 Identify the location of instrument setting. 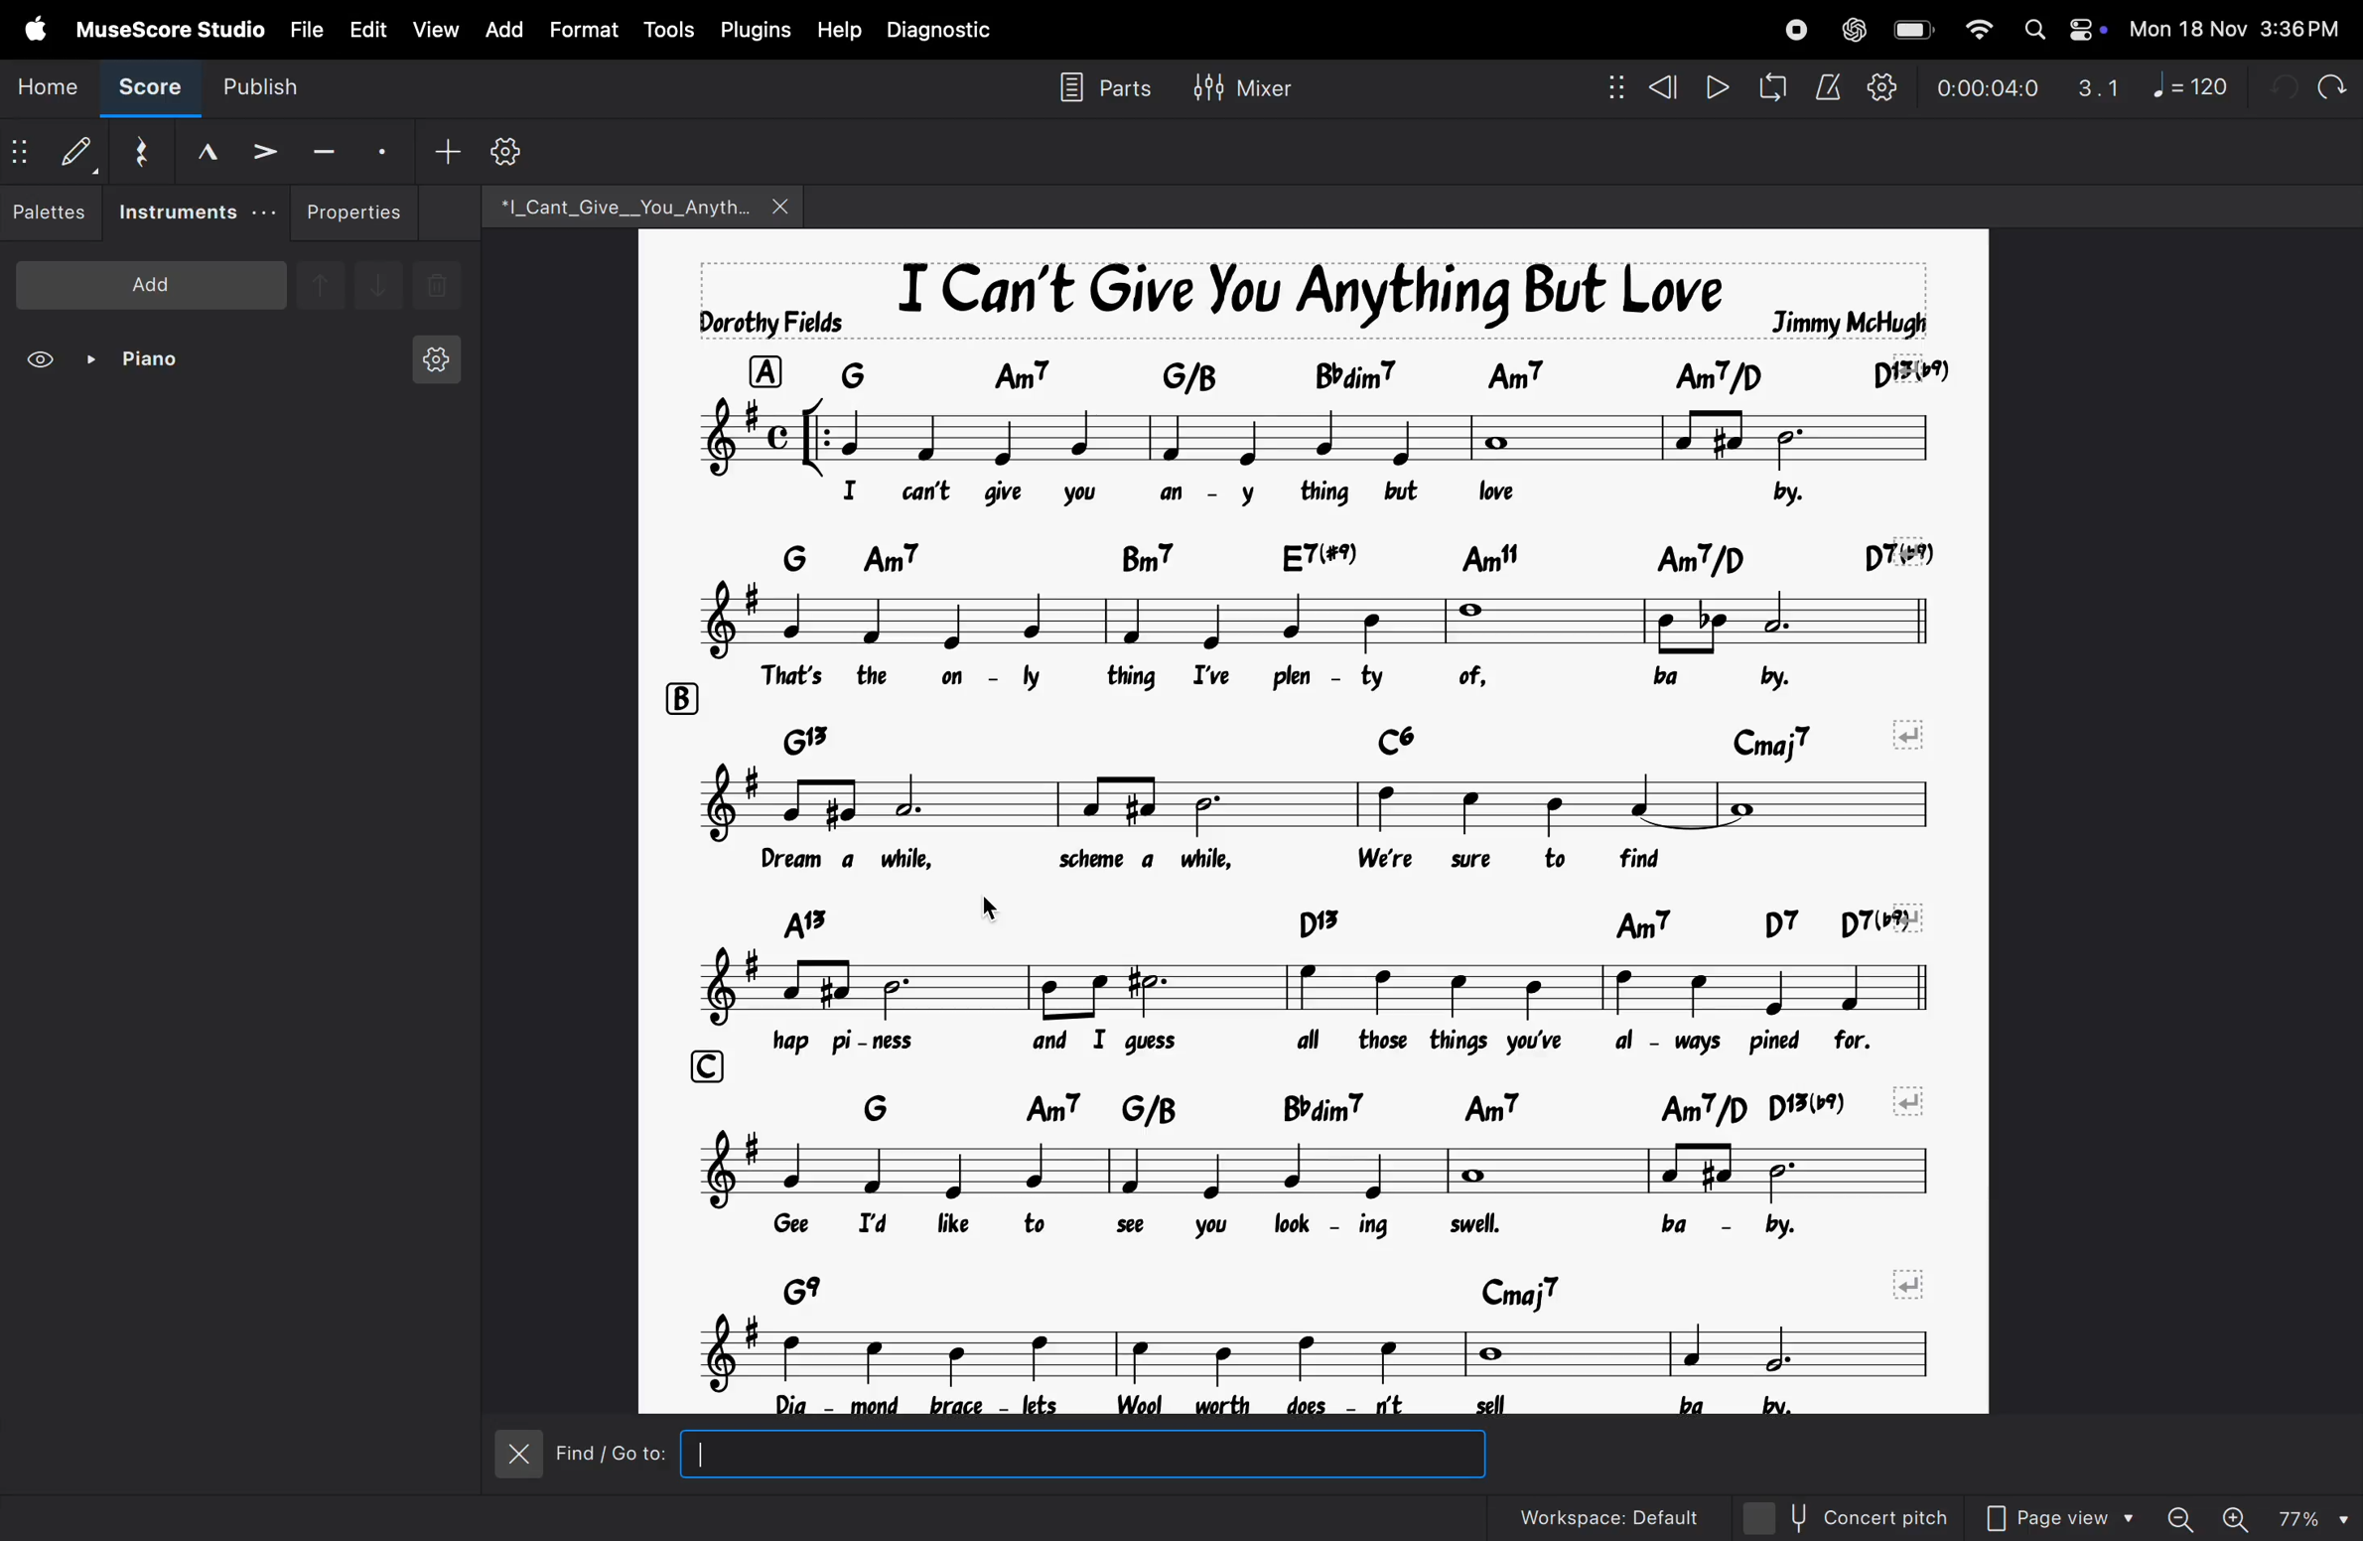
(435, 362).